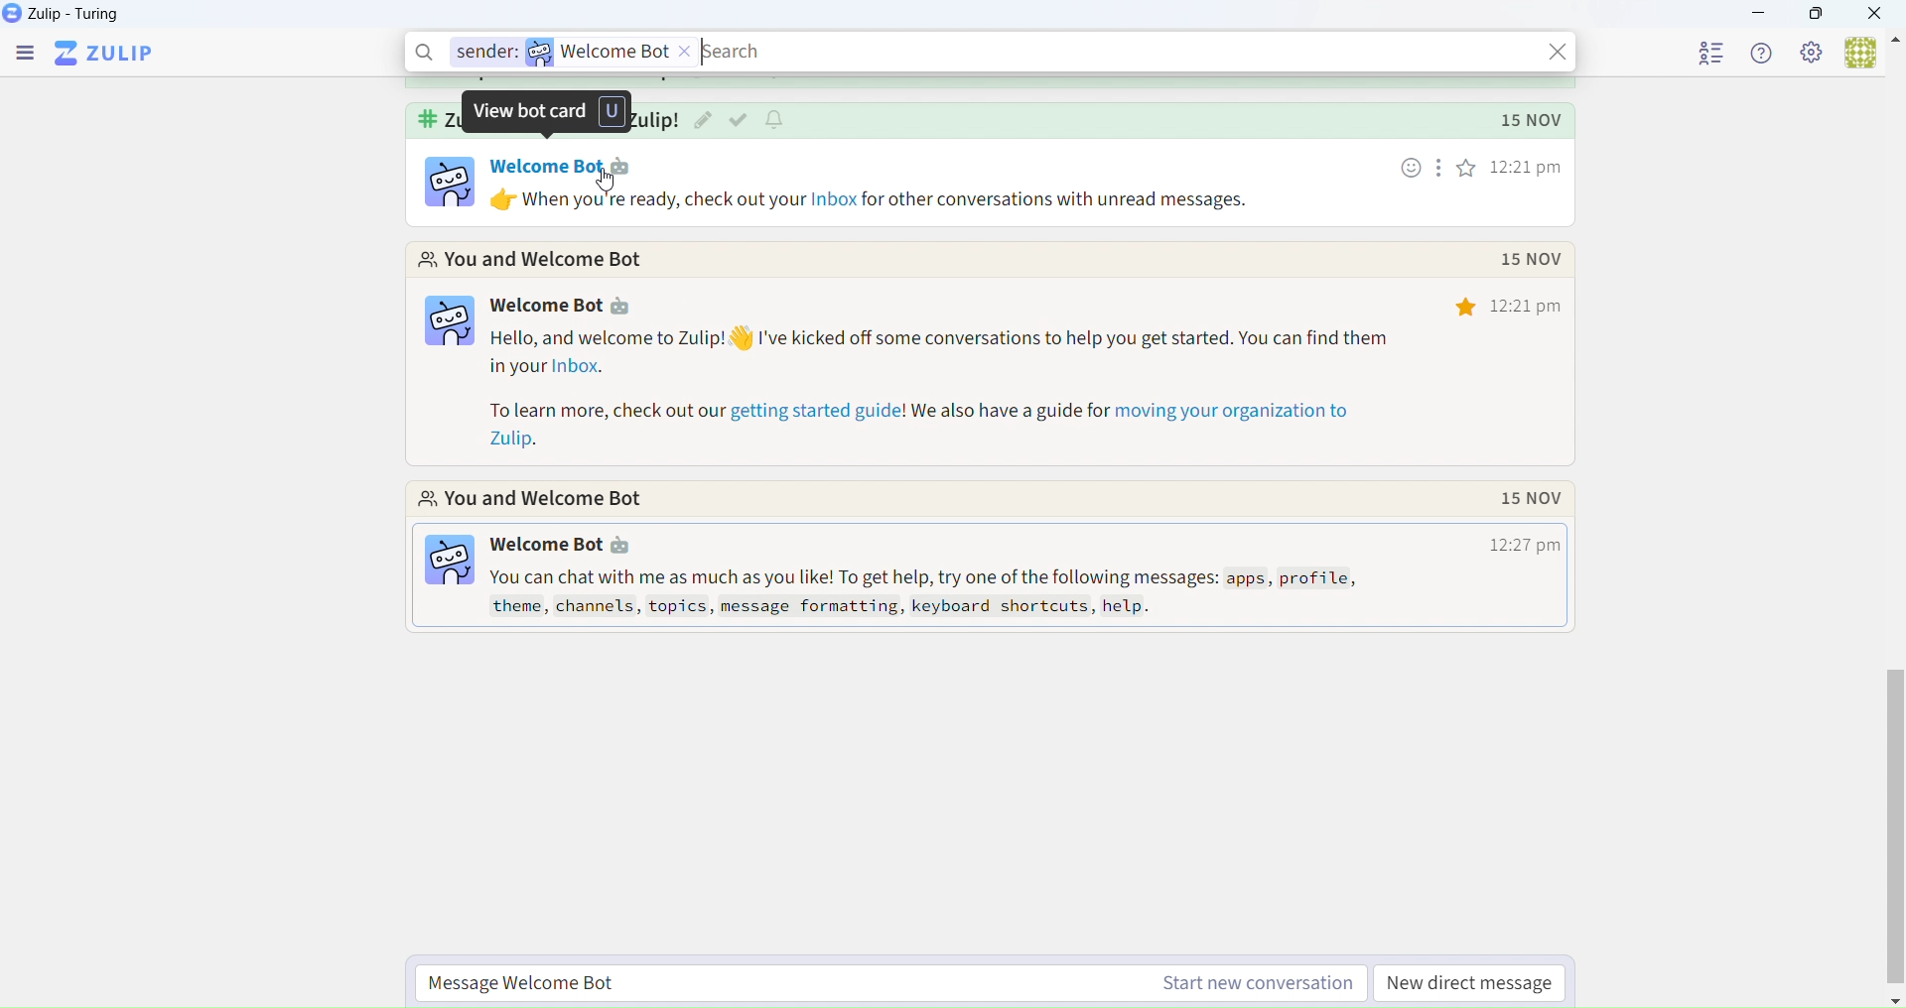 This screenshot has width=1906, height=1008. I want to click on New direct message, so click(1473, 979).